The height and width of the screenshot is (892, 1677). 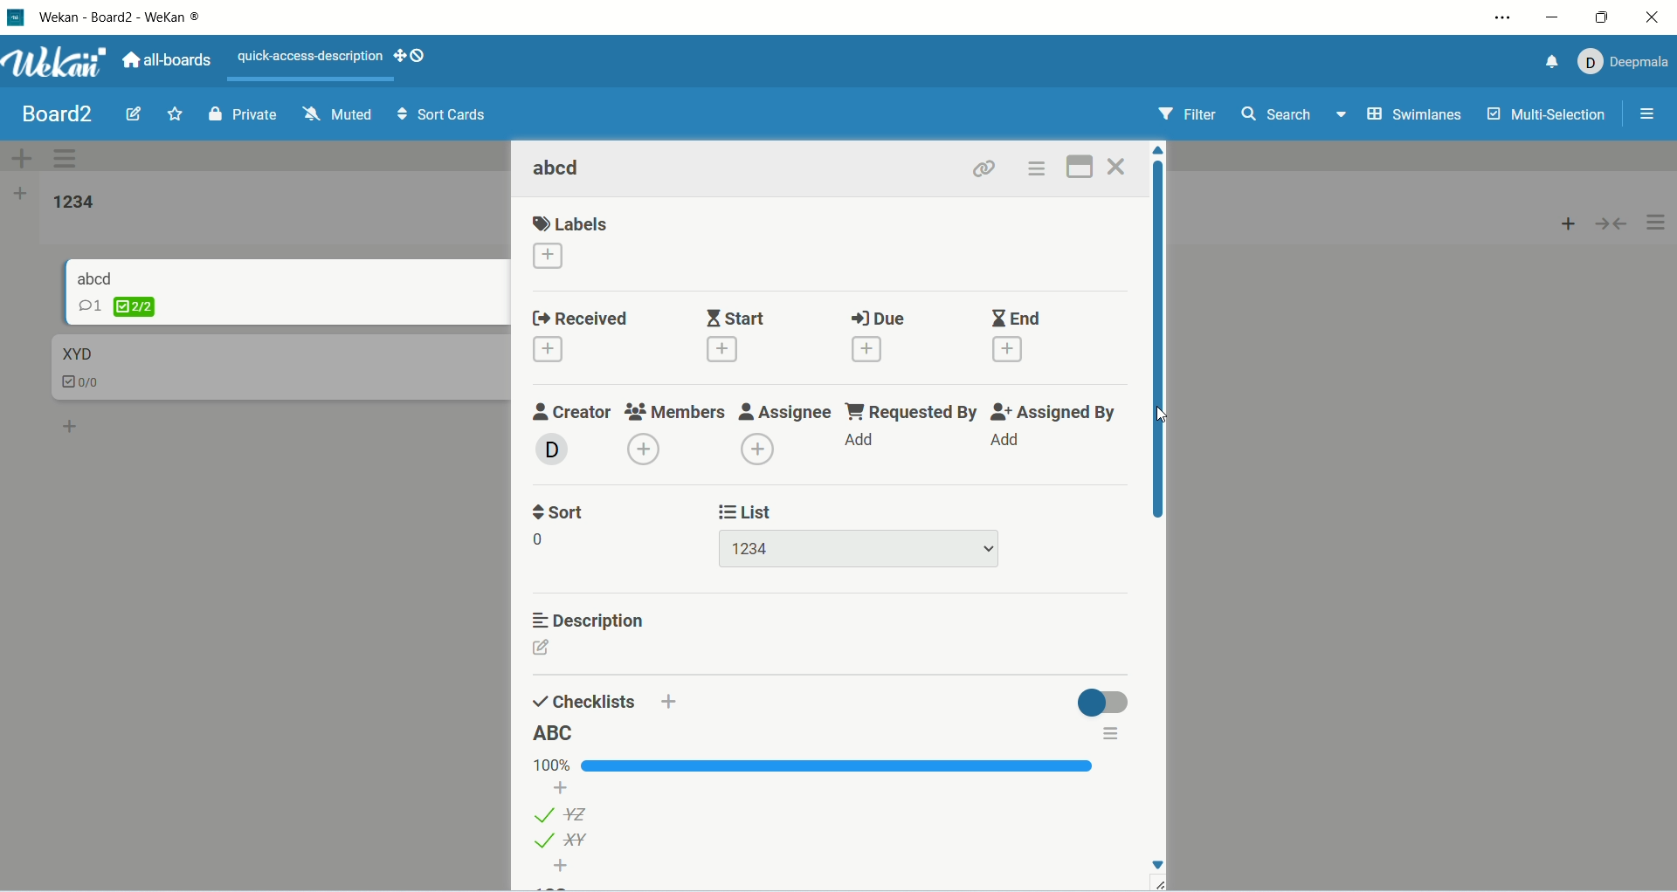 What do you see at coordinates (133, 113) in the screenshot?
I see `edit` at bounding box center [133, 113].